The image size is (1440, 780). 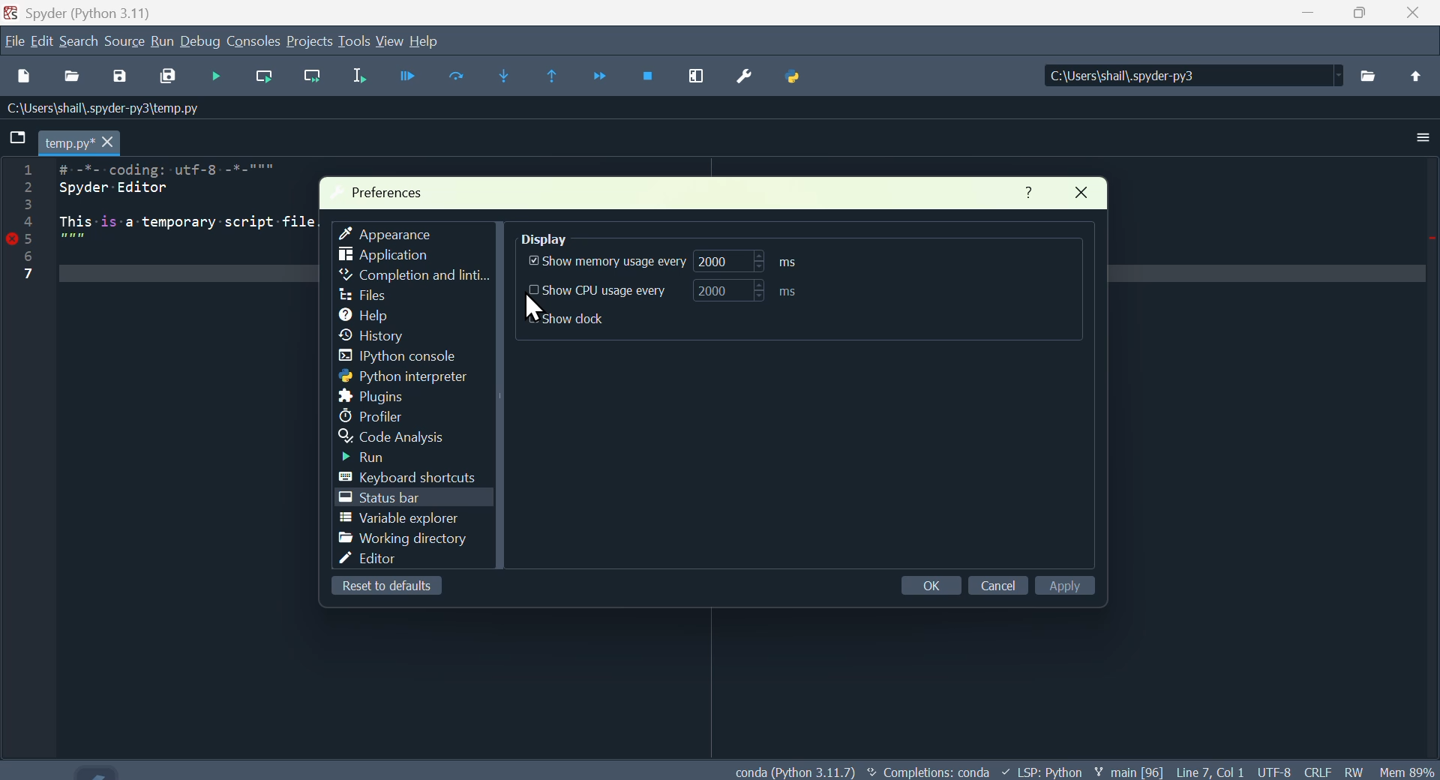 I want to click on Run, so click(x=381, y=459).